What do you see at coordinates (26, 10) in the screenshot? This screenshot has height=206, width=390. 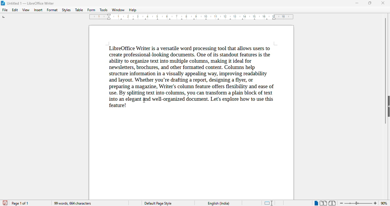 I see `view` at bounding box center [26, 10].